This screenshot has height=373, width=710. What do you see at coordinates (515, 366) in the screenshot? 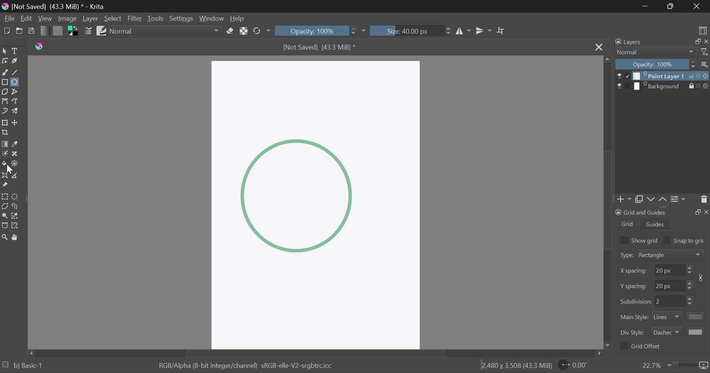
I see `Document Dimensions` at bounding box center [515, 366].